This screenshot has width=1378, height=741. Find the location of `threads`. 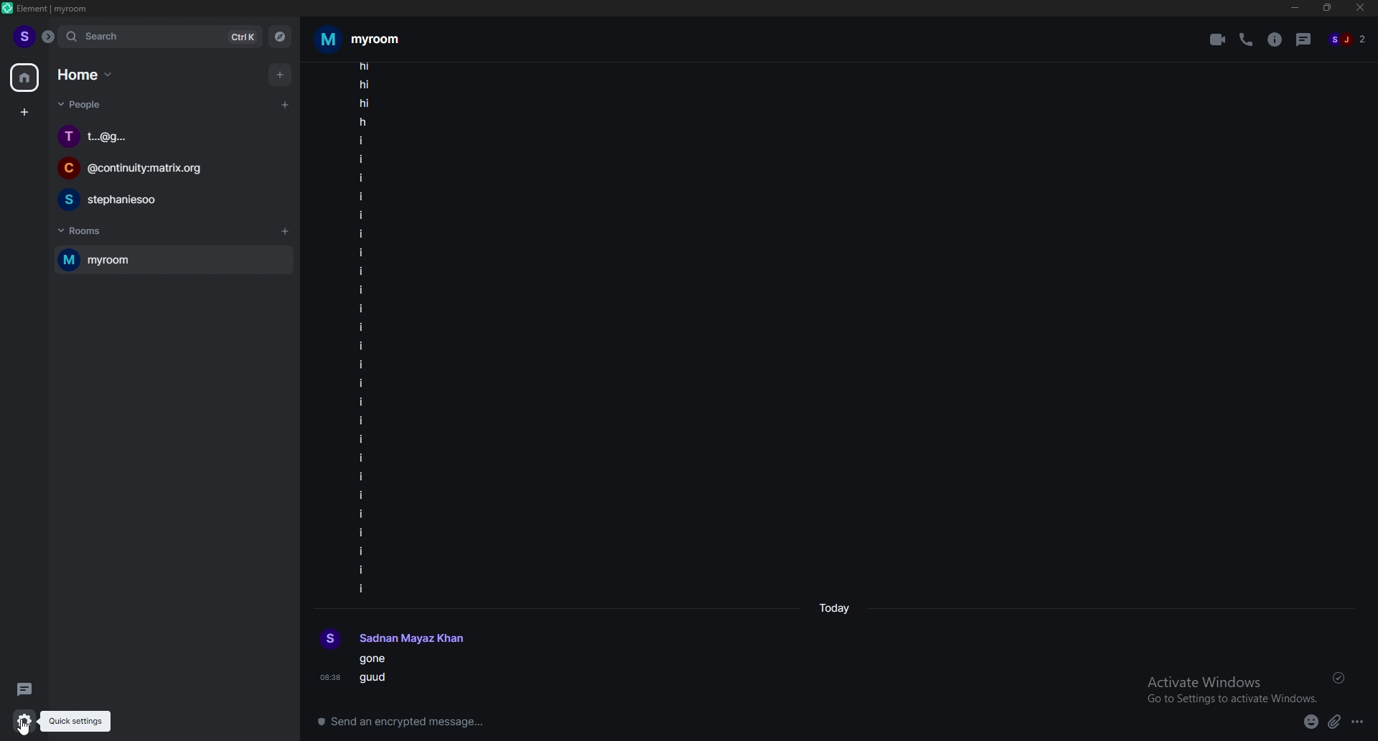

threads is located at coordinates (23, 688).